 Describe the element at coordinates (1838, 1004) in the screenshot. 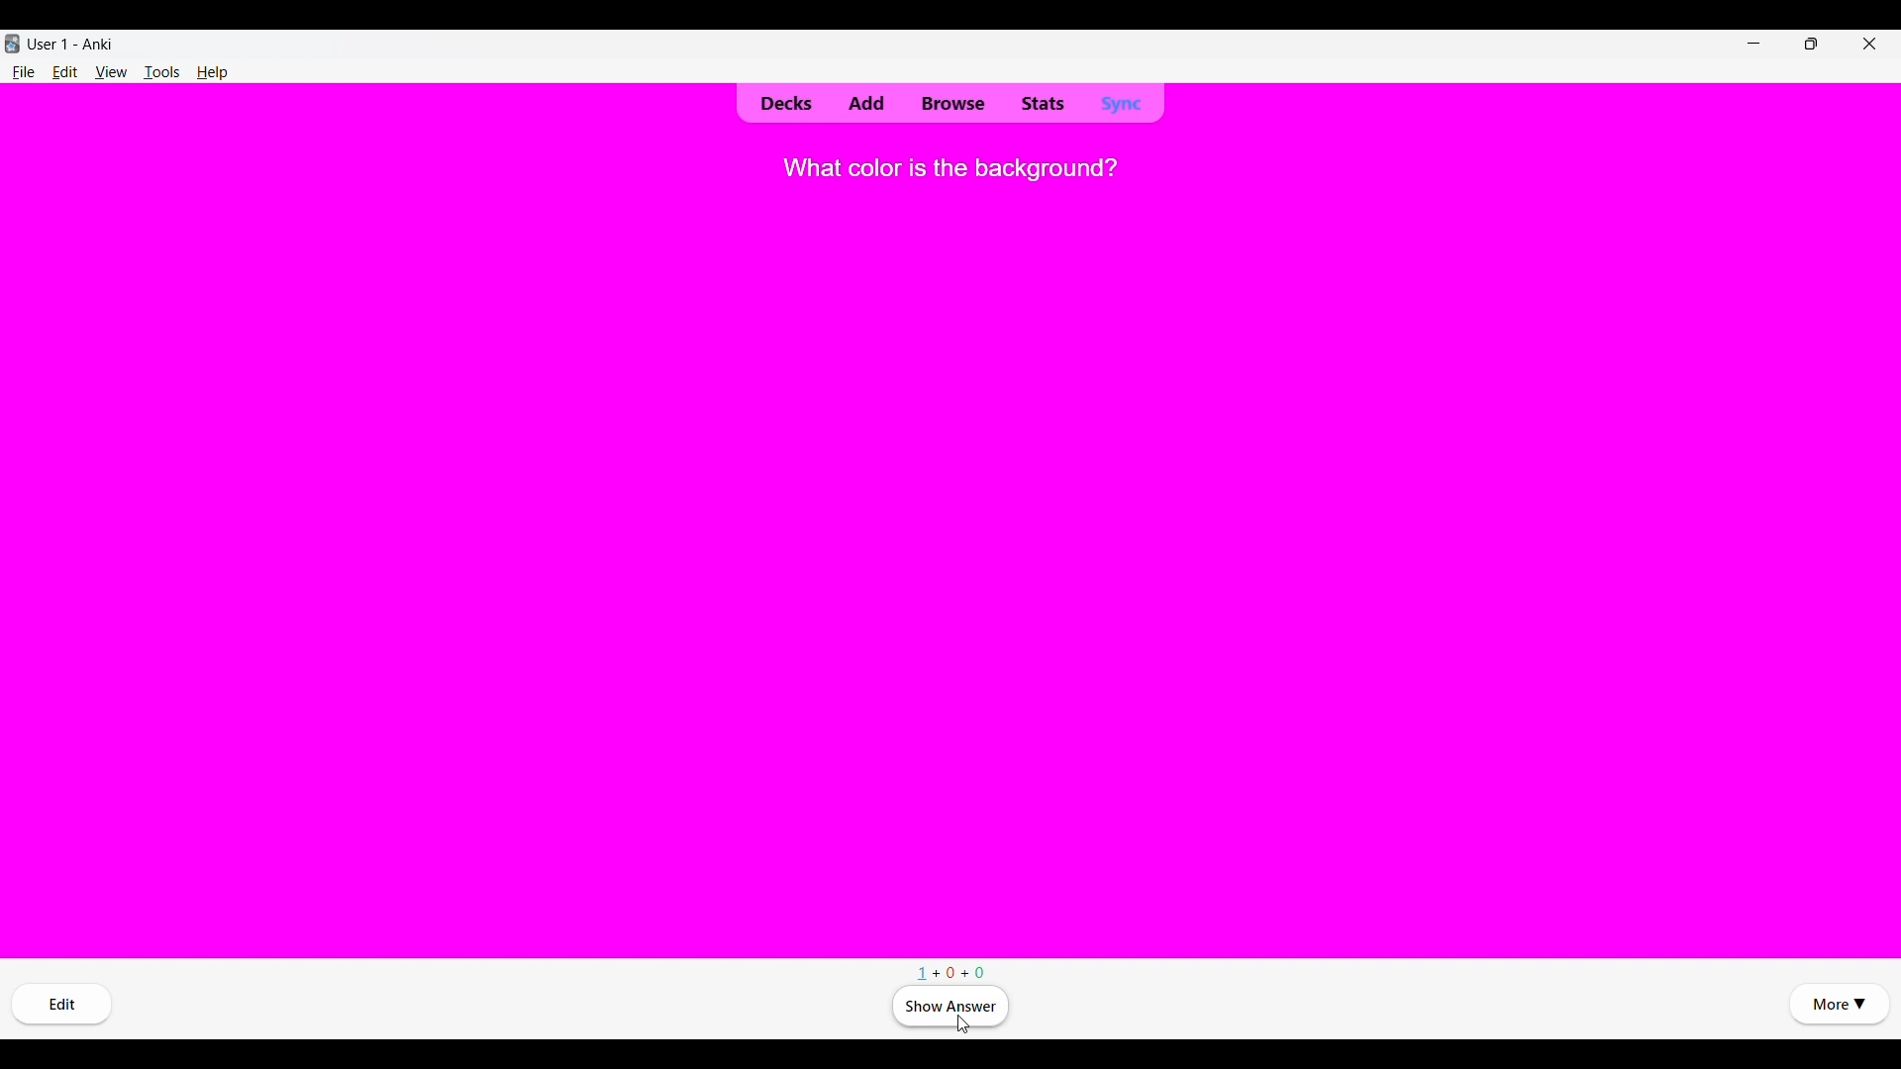

I see `More options` at that location.